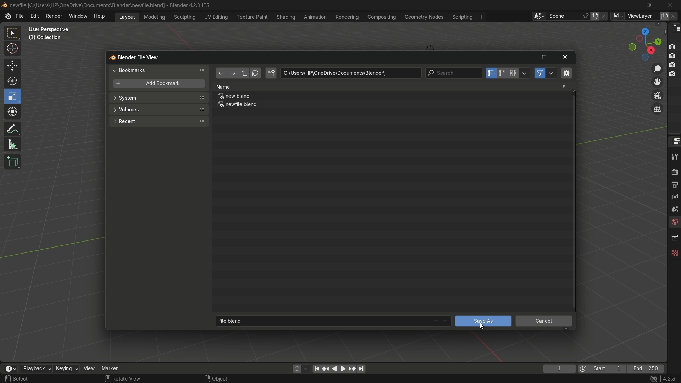  What do you see at coordinates (238, 106) in the screenshot?
I see `newfile.blend file` at bounding box center [238, 106].